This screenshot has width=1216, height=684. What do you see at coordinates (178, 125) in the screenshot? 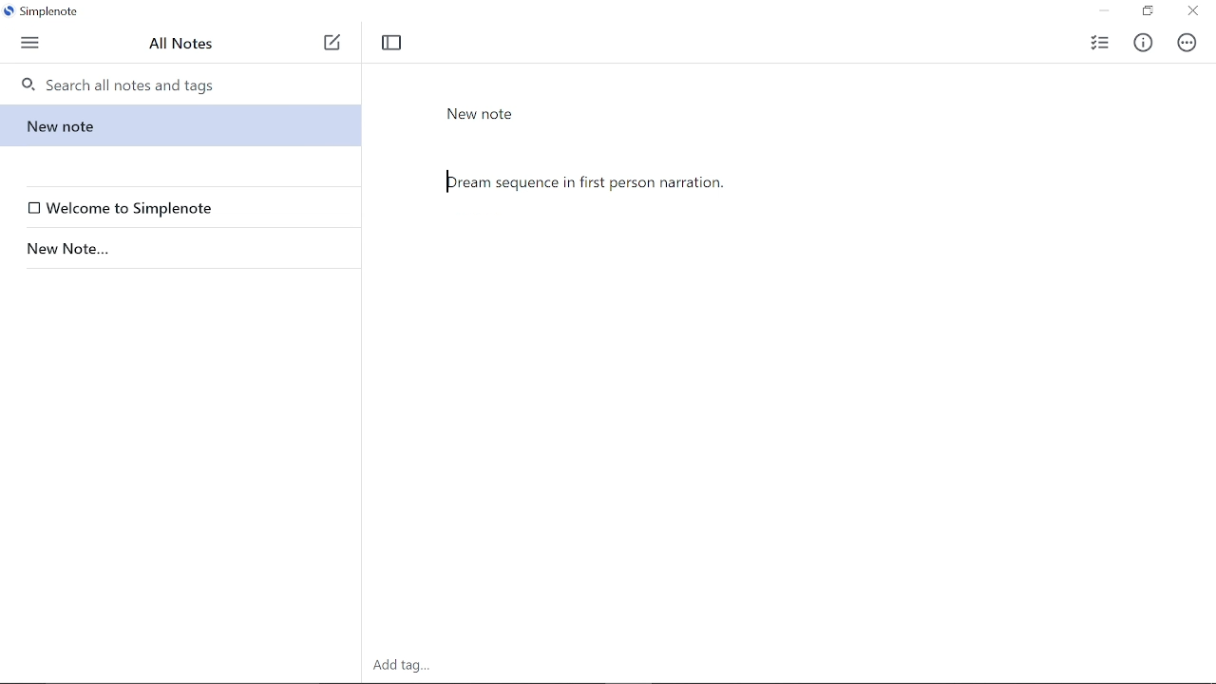
I see `New note` at bounding box center [178, 125].